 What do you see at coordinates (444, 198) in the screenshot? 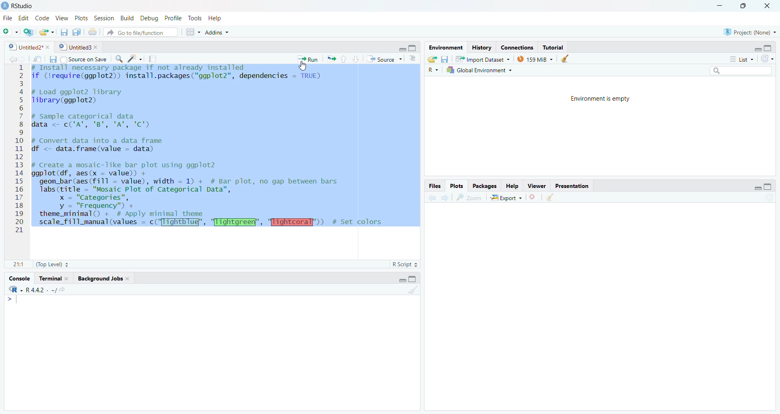
I see `Next` at bounding box center [444, 198].